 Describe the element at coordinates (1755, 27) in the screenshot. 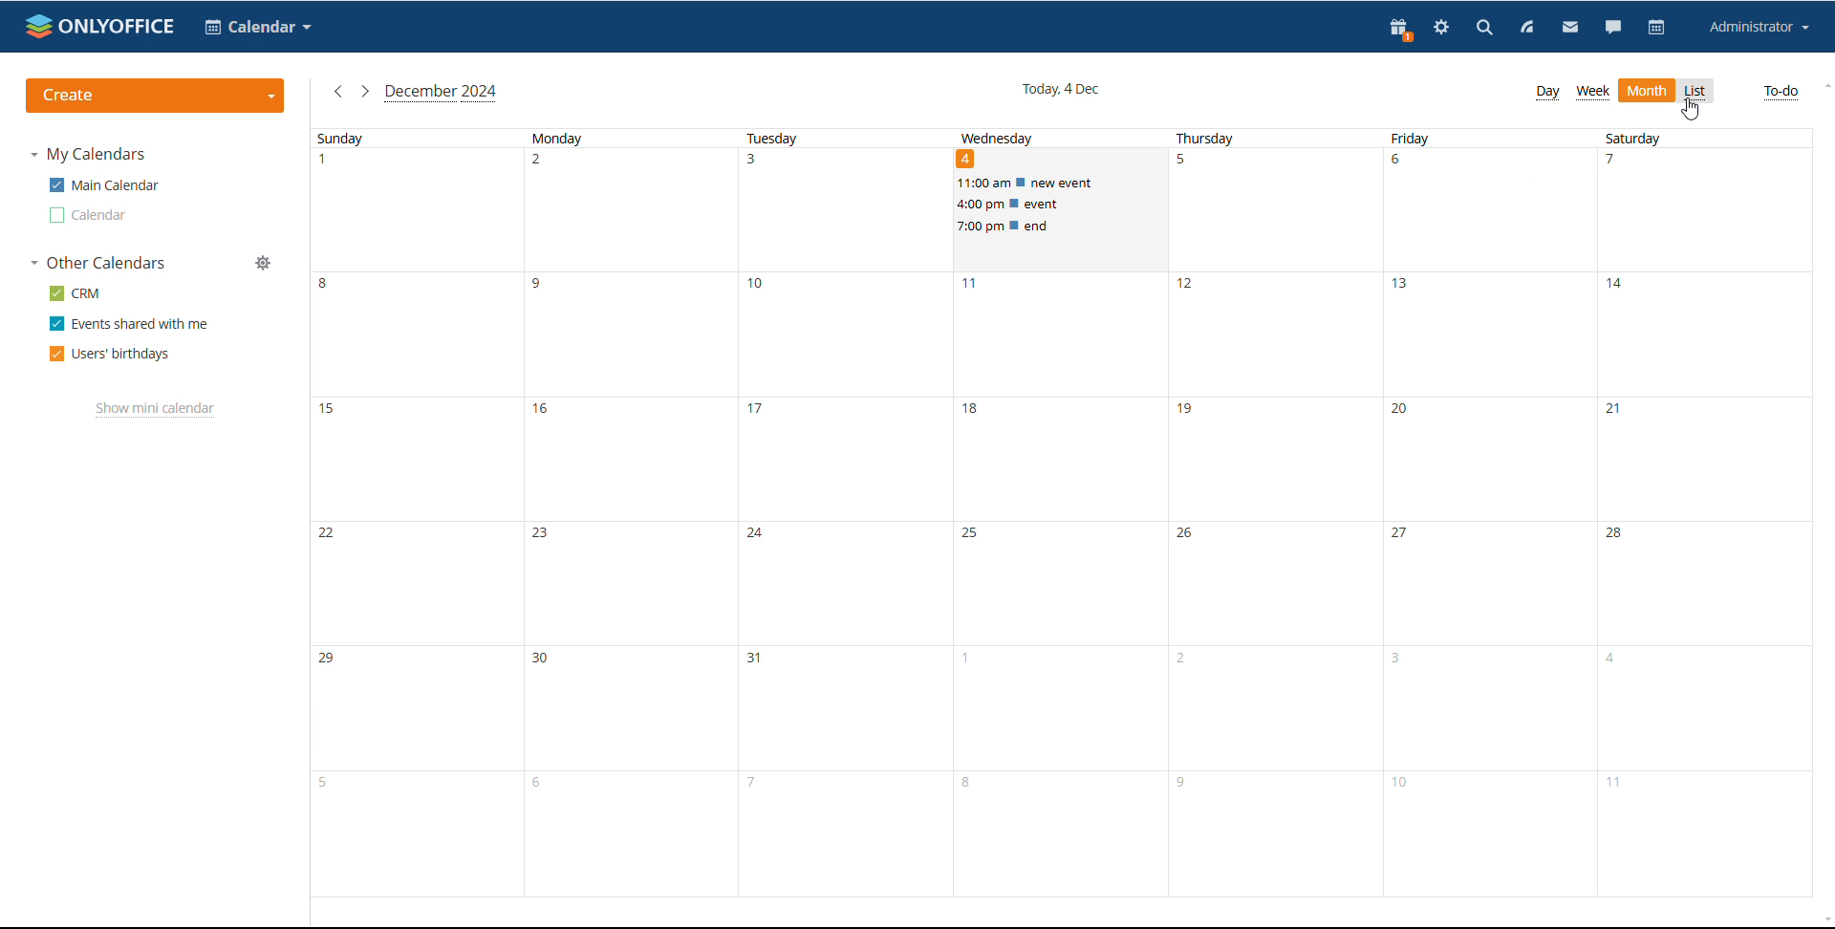

I see `account` at that location.